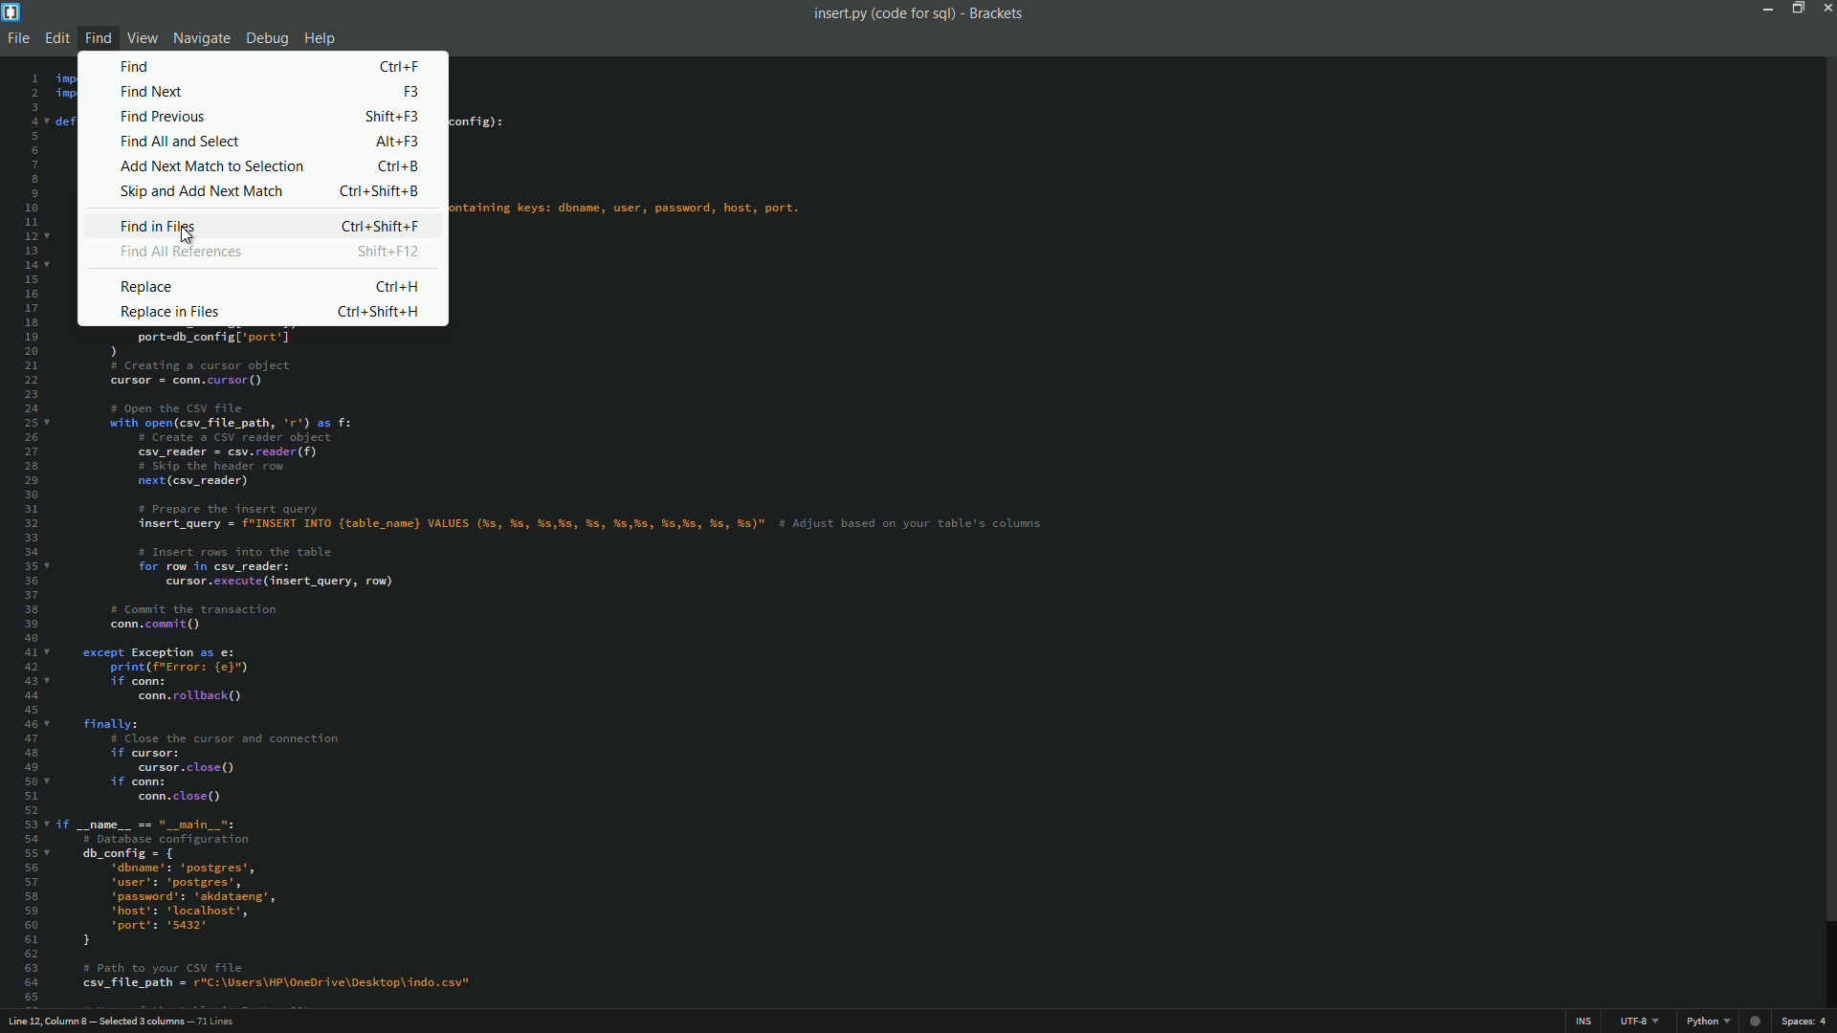 The width and height of the screenshot is (1837, 1033). What do you see at coordinates (166, 118) in the screenshot?
I see `find previous` at bounding box center [166, 118].